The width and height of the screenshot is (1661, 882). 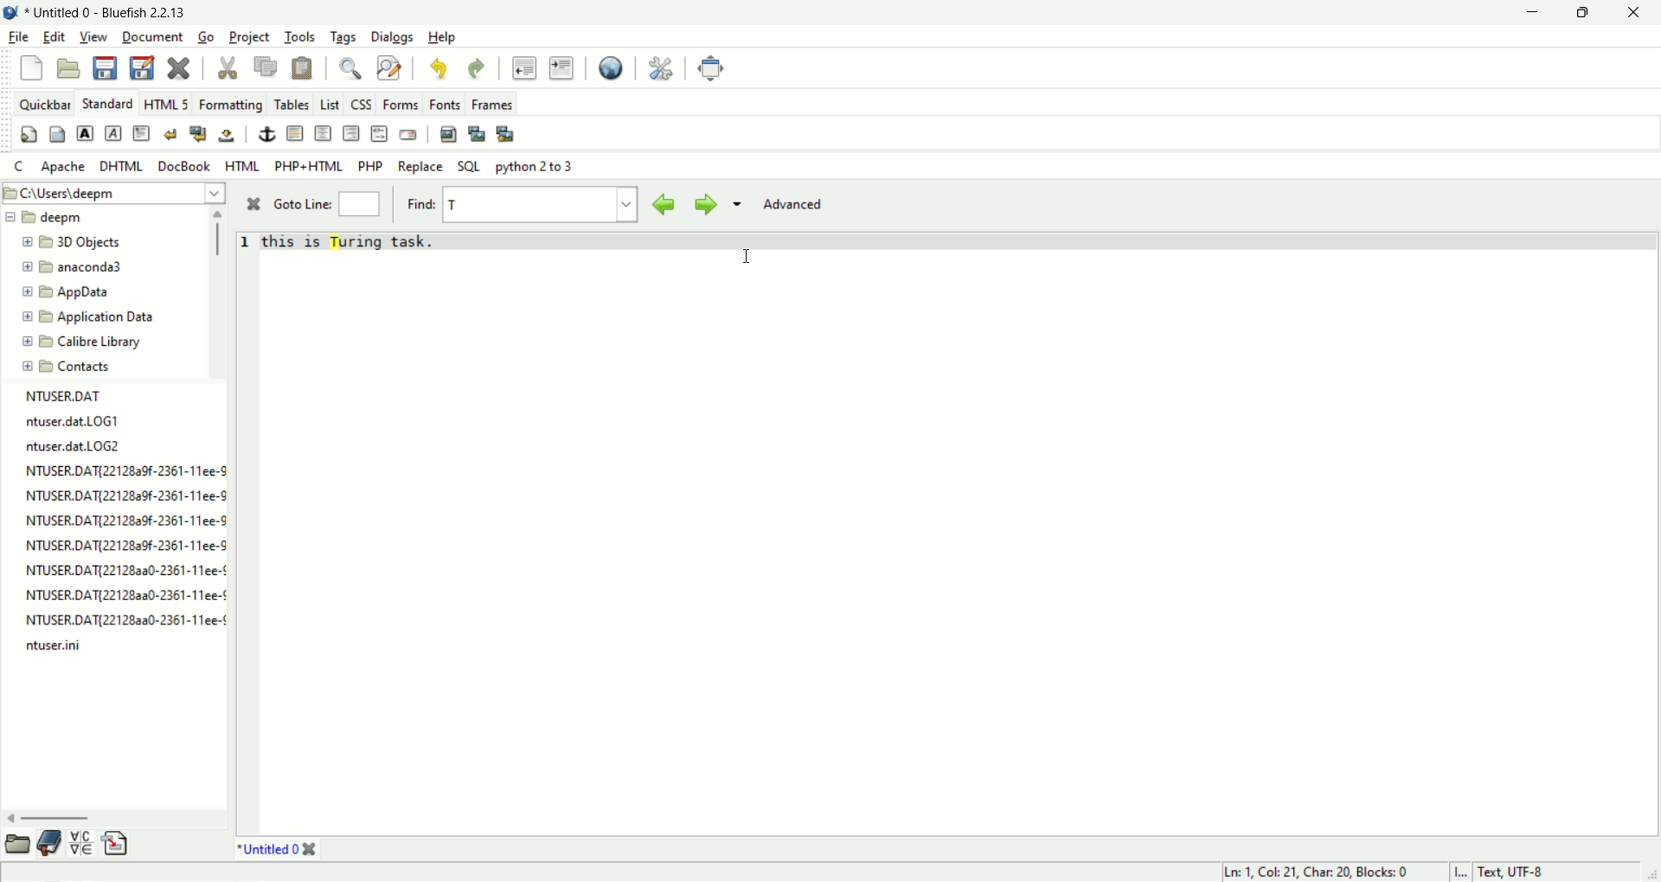 I want to click on minimize, so click(x=1528, y=15).